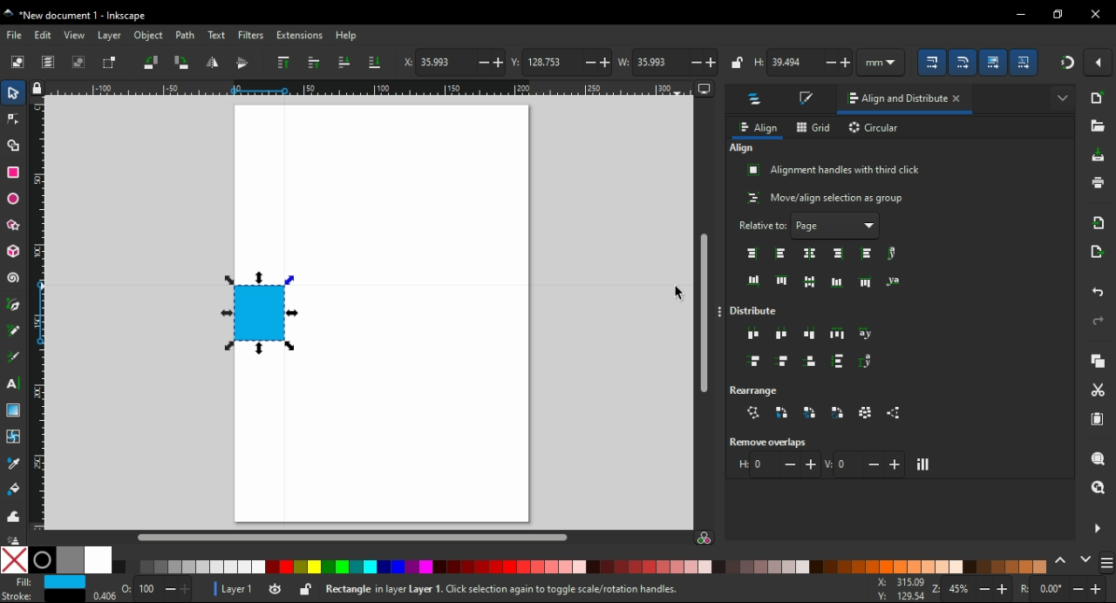  Describe the element at coordinates (14, 120) in the screenshot. I see `node tool` at that location.